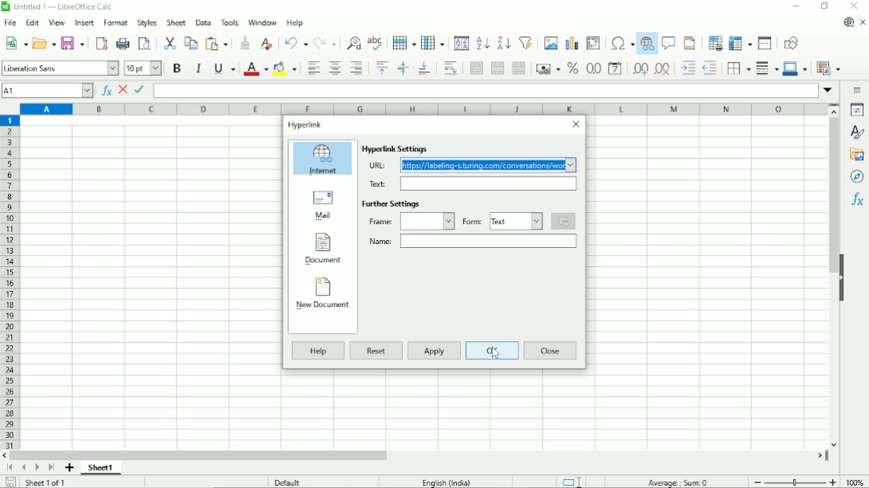 Image resolution: width=869 pixels, height=488 pixels. I want to click on Redo, so click(326, 44).